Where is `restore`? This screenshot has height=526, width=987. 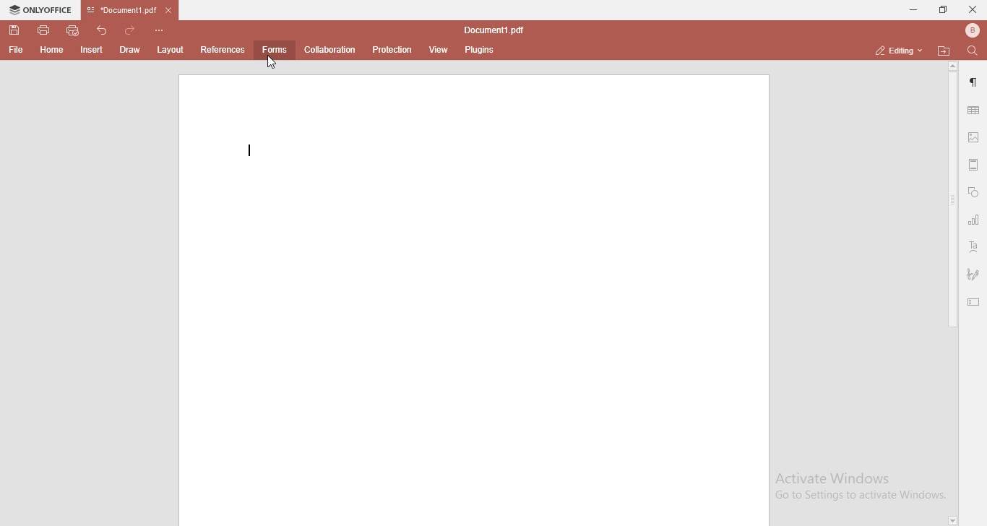 restore is located at coordinates (942, 10).